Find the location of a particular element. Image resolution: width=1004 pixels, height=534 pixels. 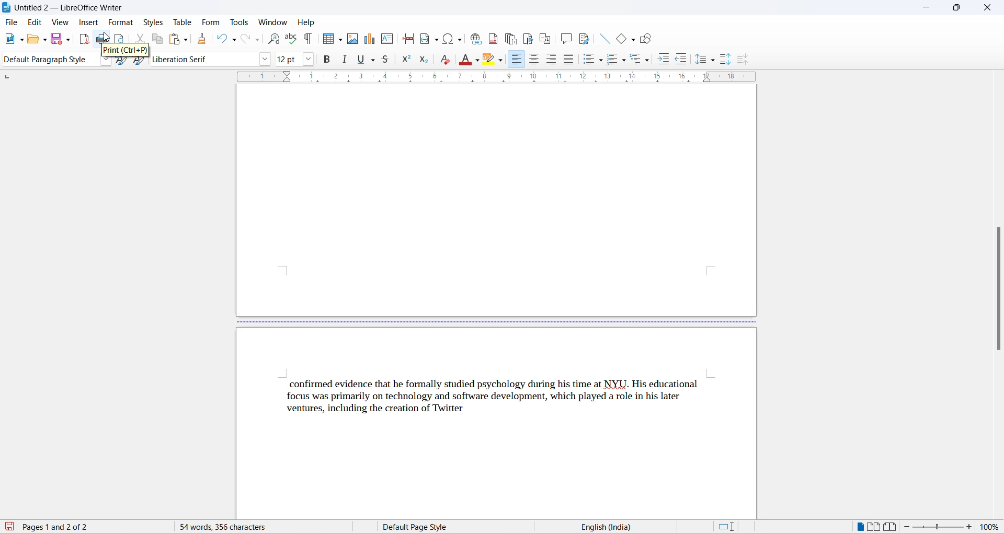

insert hyperlink is located at coordinates (473, 39).